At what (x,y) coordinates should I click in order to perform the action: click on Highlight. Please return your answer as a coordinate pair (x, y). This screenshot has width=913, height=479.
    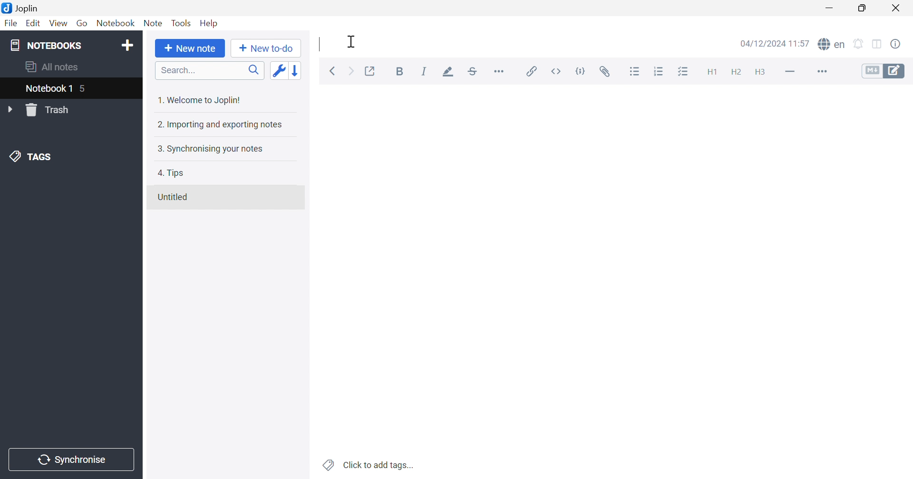
    Looking at the image, I should click on (448, 73).